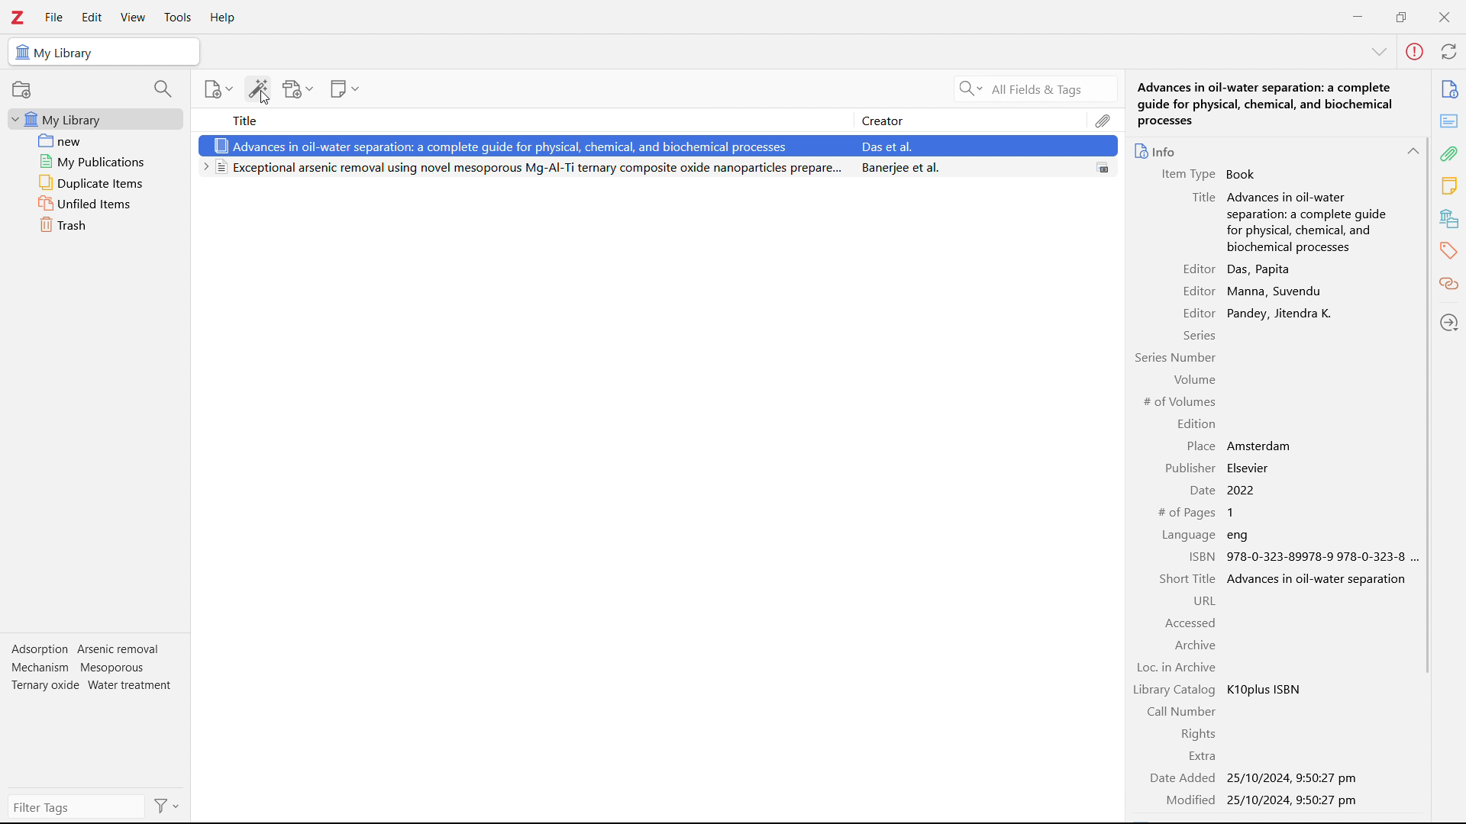  What do you see at coordinates (1292, 778) in the screenshot?
I see `25/10/2024, 9:50:27 PM` at bounding box center [1292, 778].